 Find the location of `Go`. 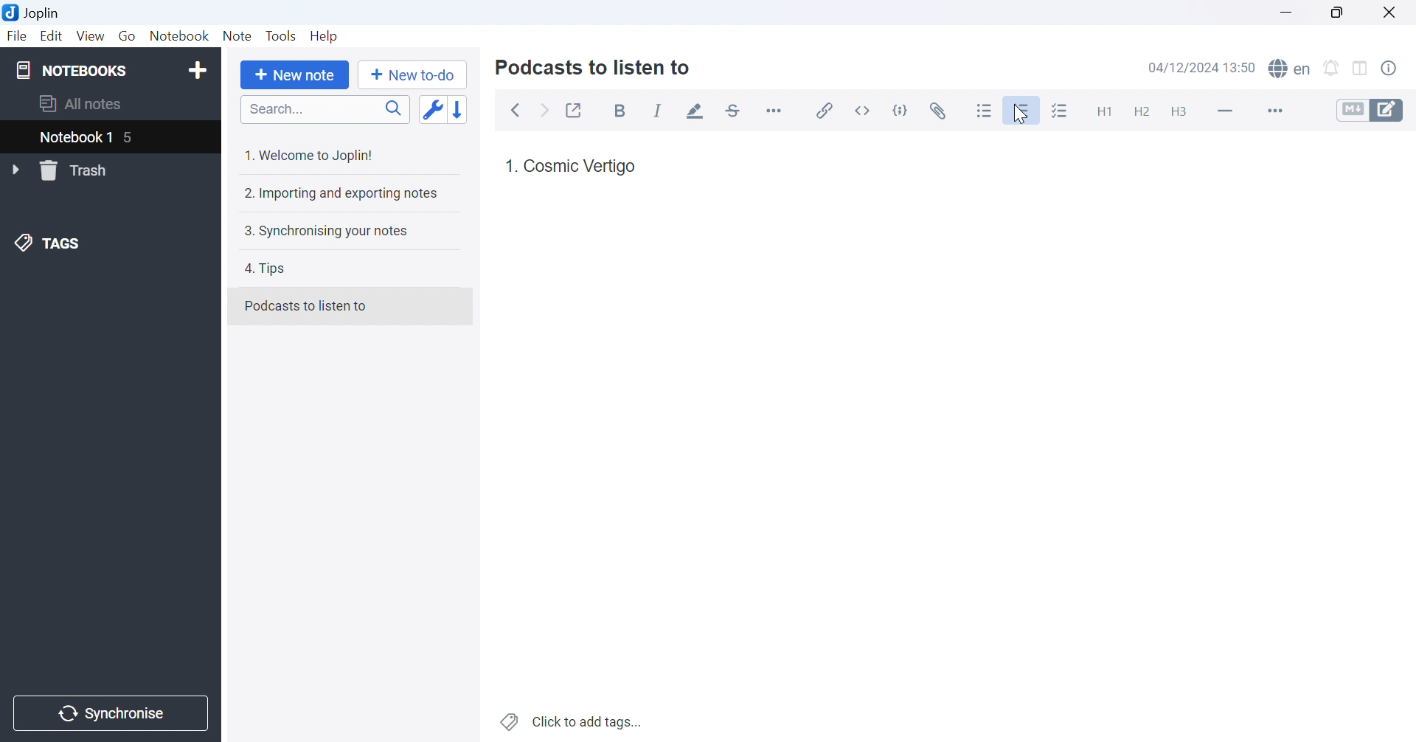

Go is located at coordinates (127, 35).